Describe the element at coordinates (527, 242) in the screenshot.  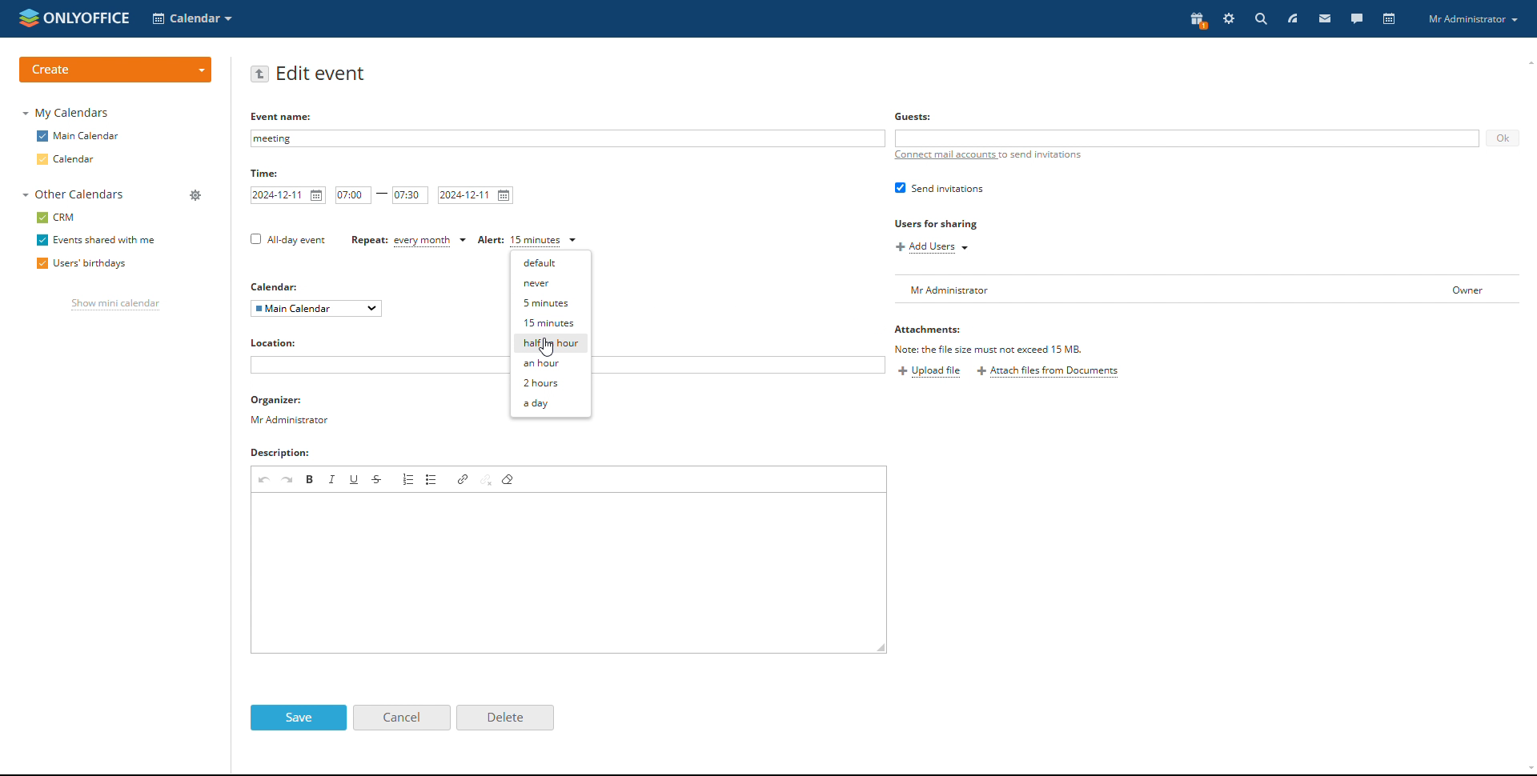
I see `set alert` at that location.